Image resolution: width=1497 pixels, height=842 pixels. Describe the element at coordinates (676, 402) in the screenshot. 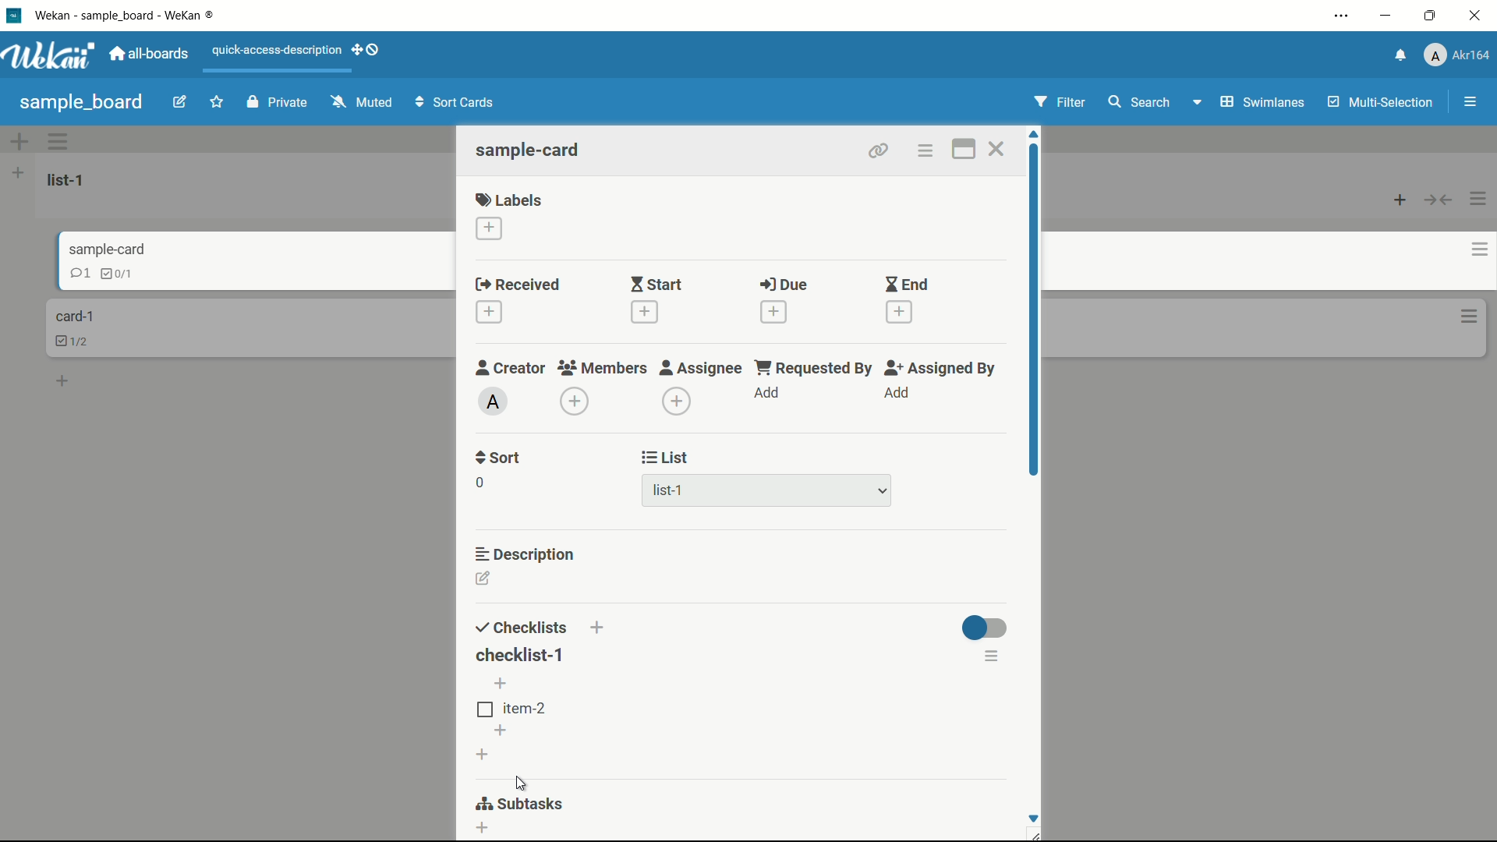

I see `dd assignee` at that location.